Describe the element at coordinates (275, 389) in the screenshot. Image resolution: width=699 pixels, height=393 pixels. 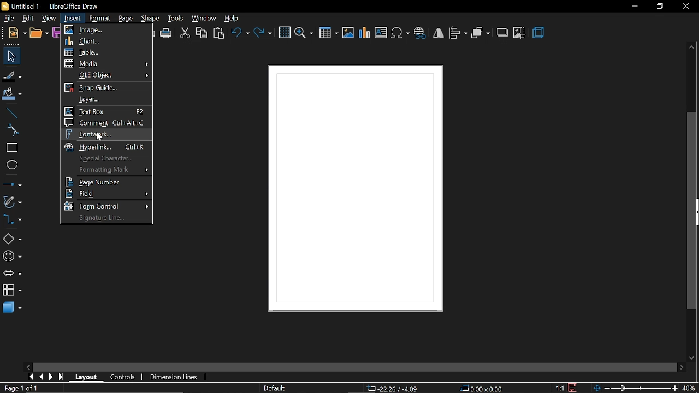
I see `Default` at that location.